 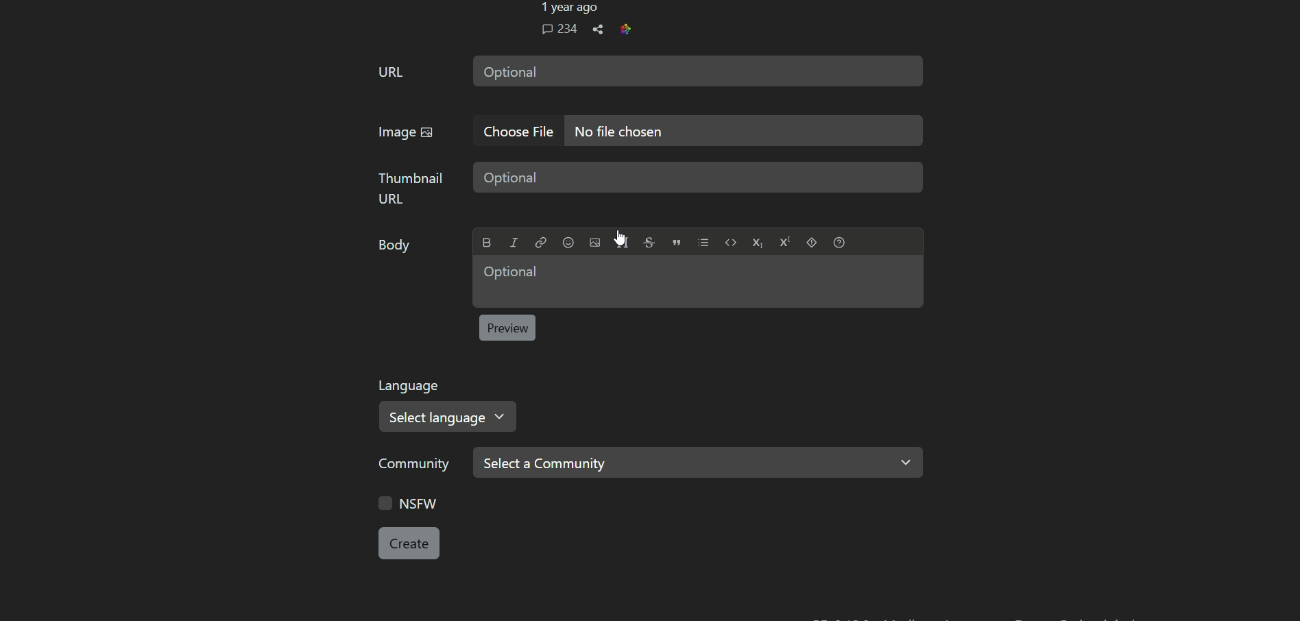 I want to click on community, so click(x=417, y=464).